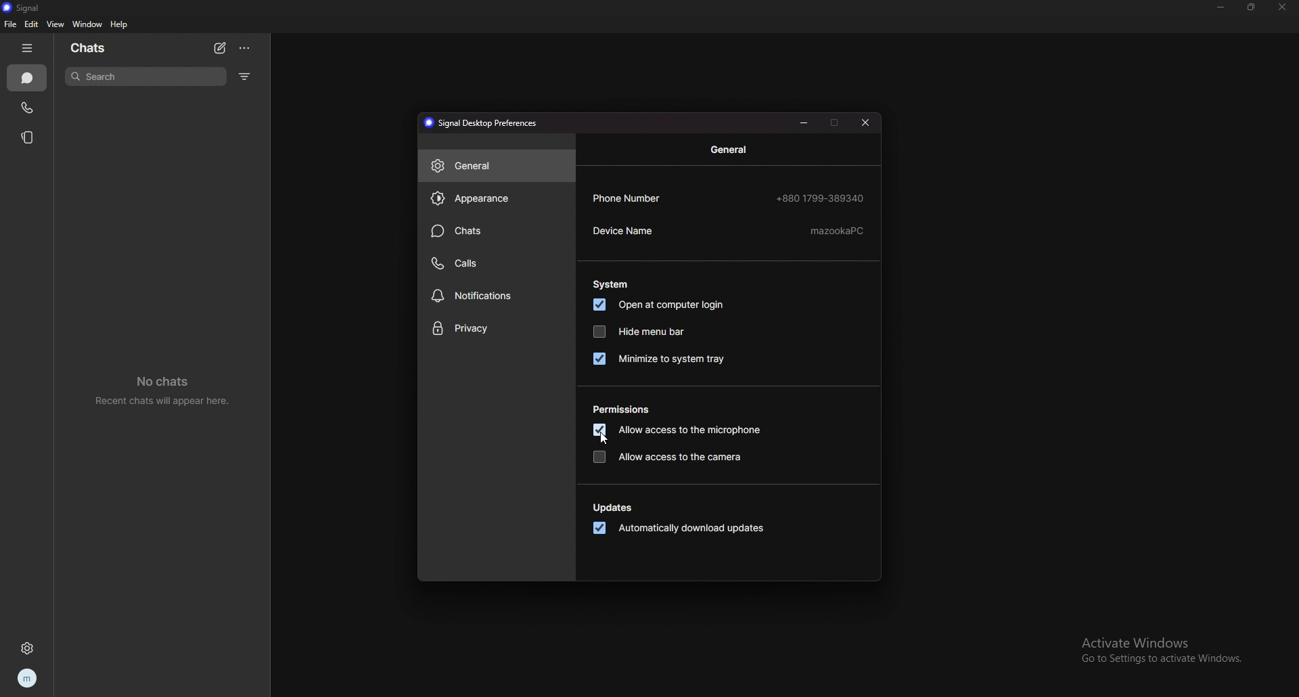 The image size is (1299, 697). Describe the element at coordinates (622, 409) in the screenshot. I see `permissions` at that location.